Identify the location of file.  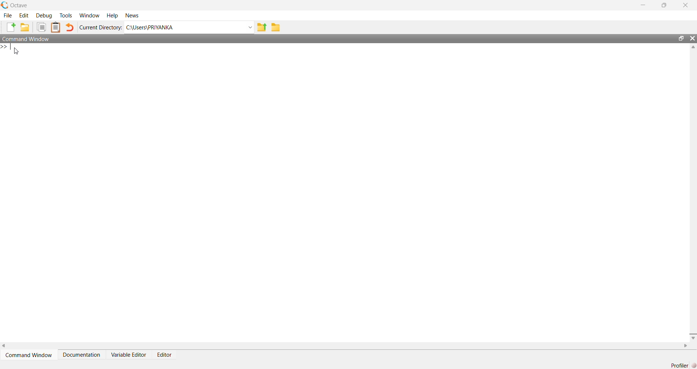
(9, 15).